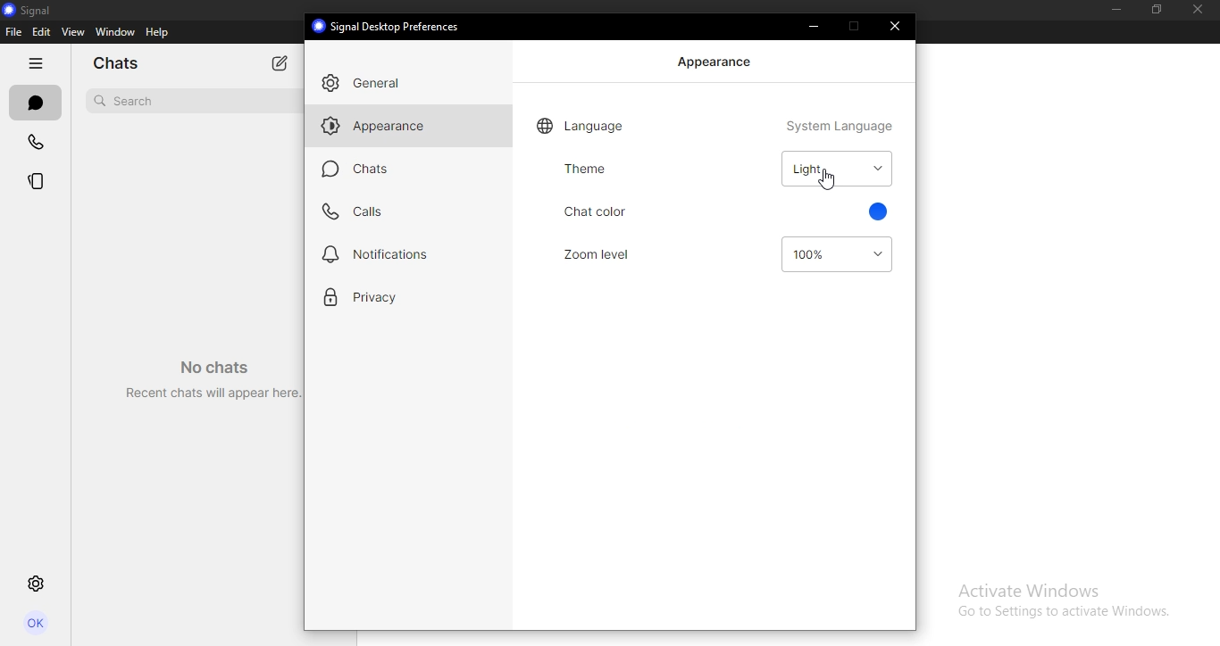 This screenshot has width=1220, height=646. What do you see at coordinates (380, 253) in the screenshot?
I see `notifications` at bounding box center [380, 253].